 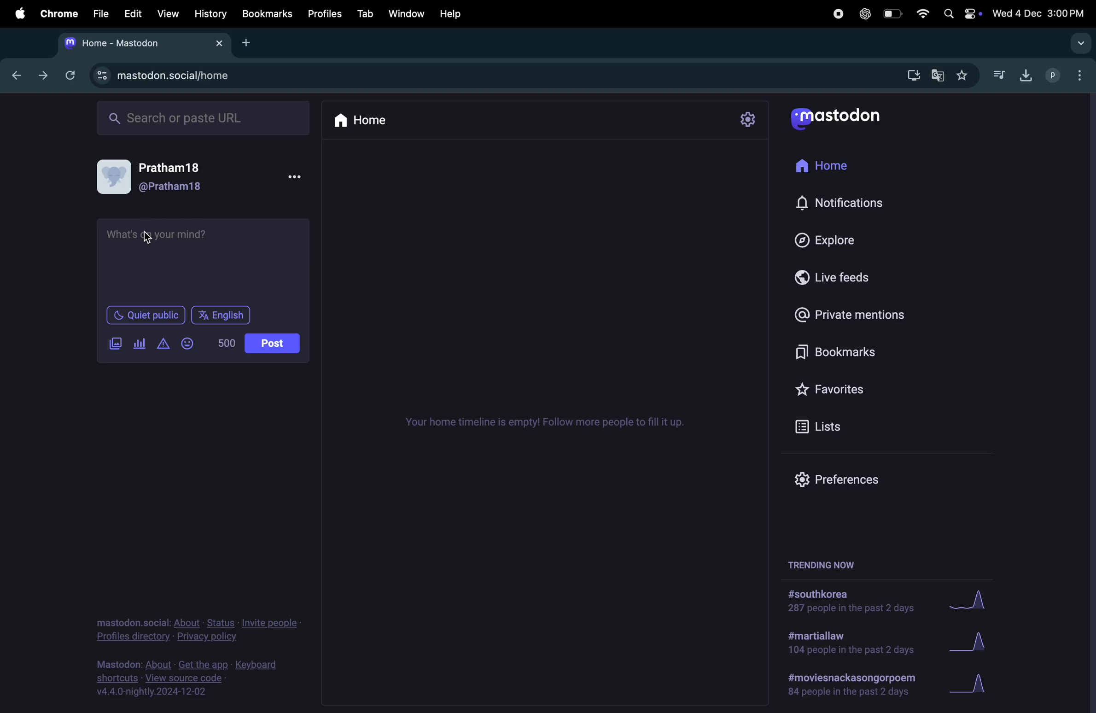 What do you see at coordinates (937, 74) in the screenshot?
I see `translate` at bounding box center [937, 74].